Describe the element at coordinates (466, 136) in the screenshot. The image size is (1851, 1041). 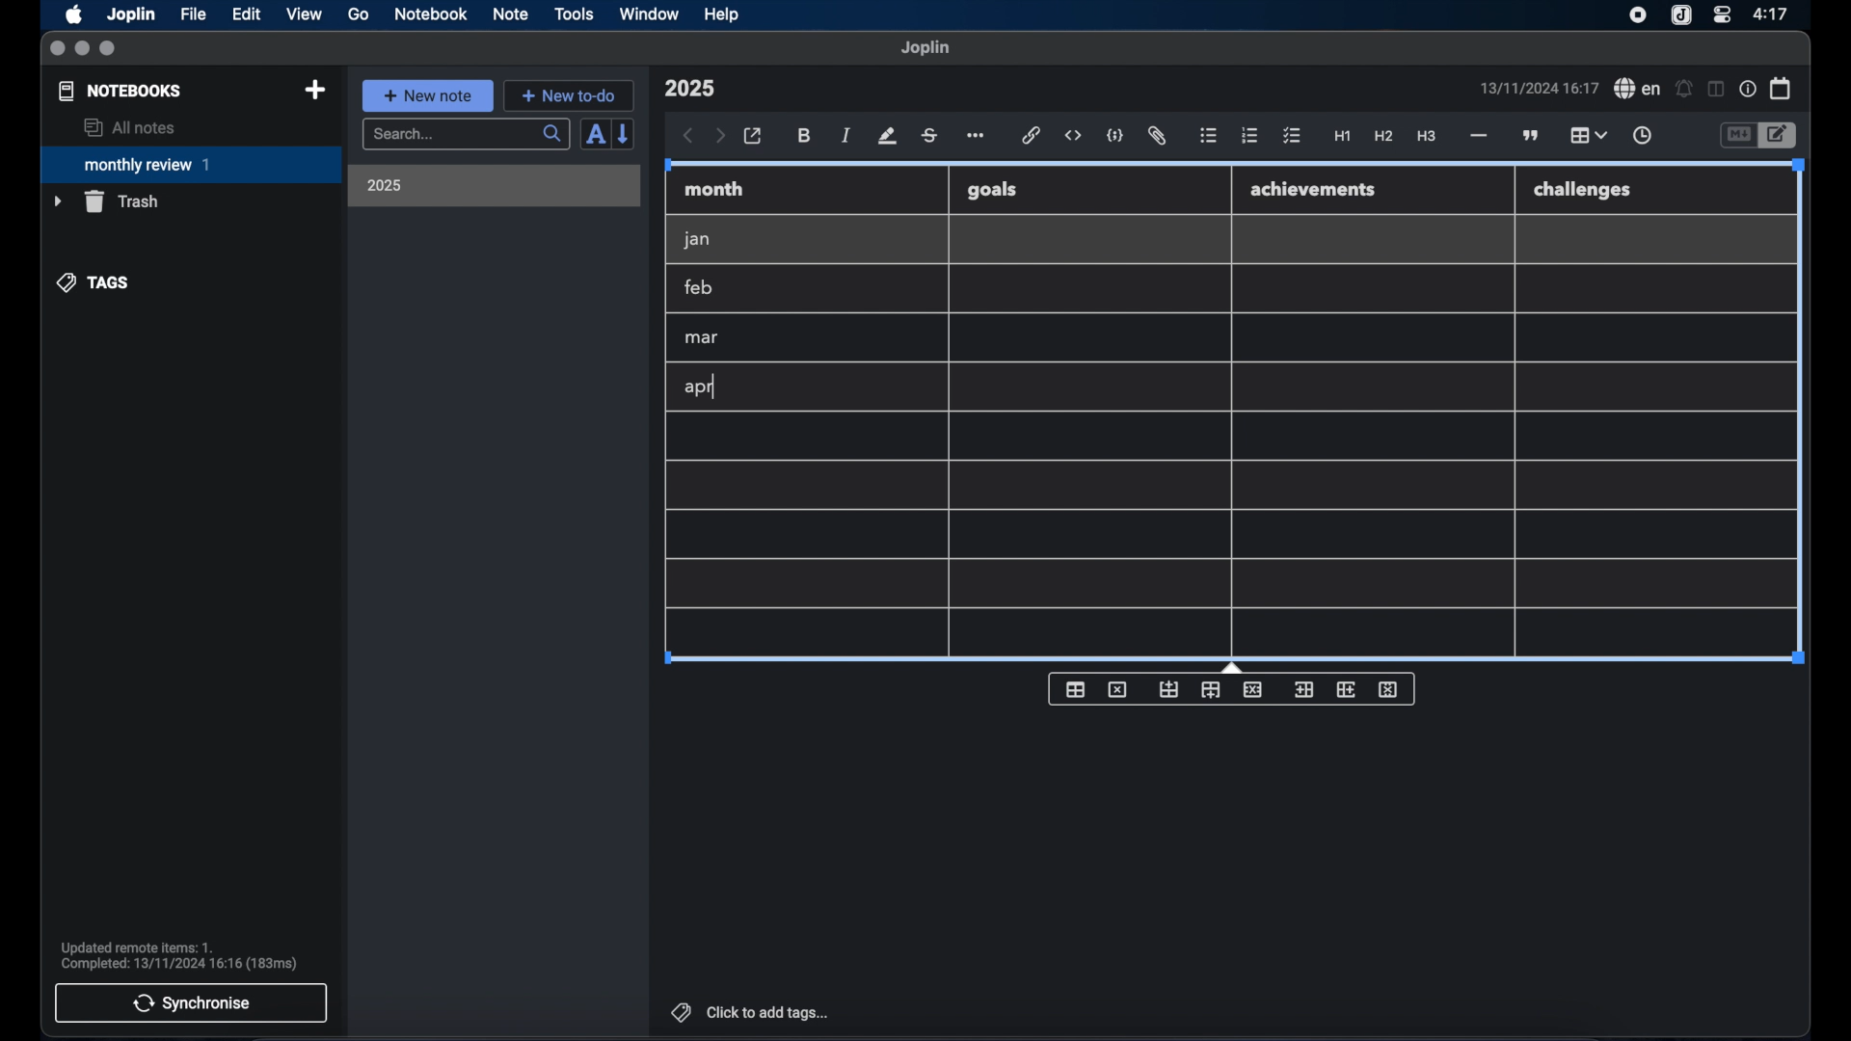
I see `search bar` at that location.